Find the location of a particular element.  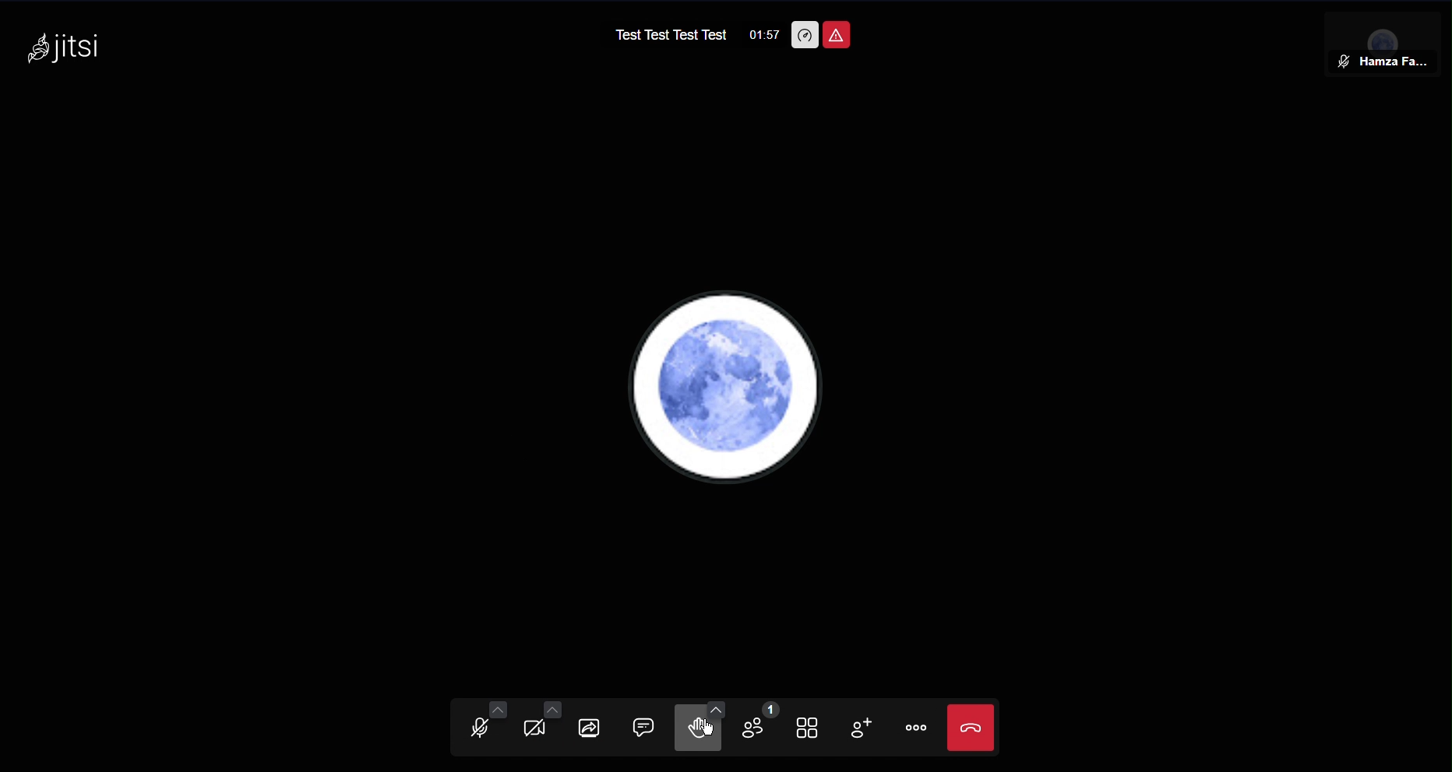

More is located at coordinates (923, 728).